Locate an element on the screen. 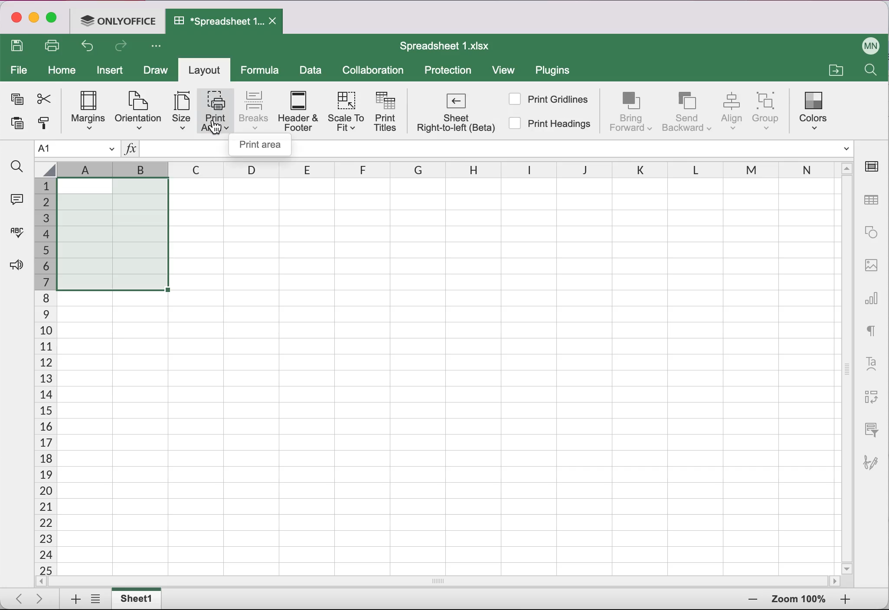 This screenshot has width=889, height=610. copy is located at coordinates (16, 101).